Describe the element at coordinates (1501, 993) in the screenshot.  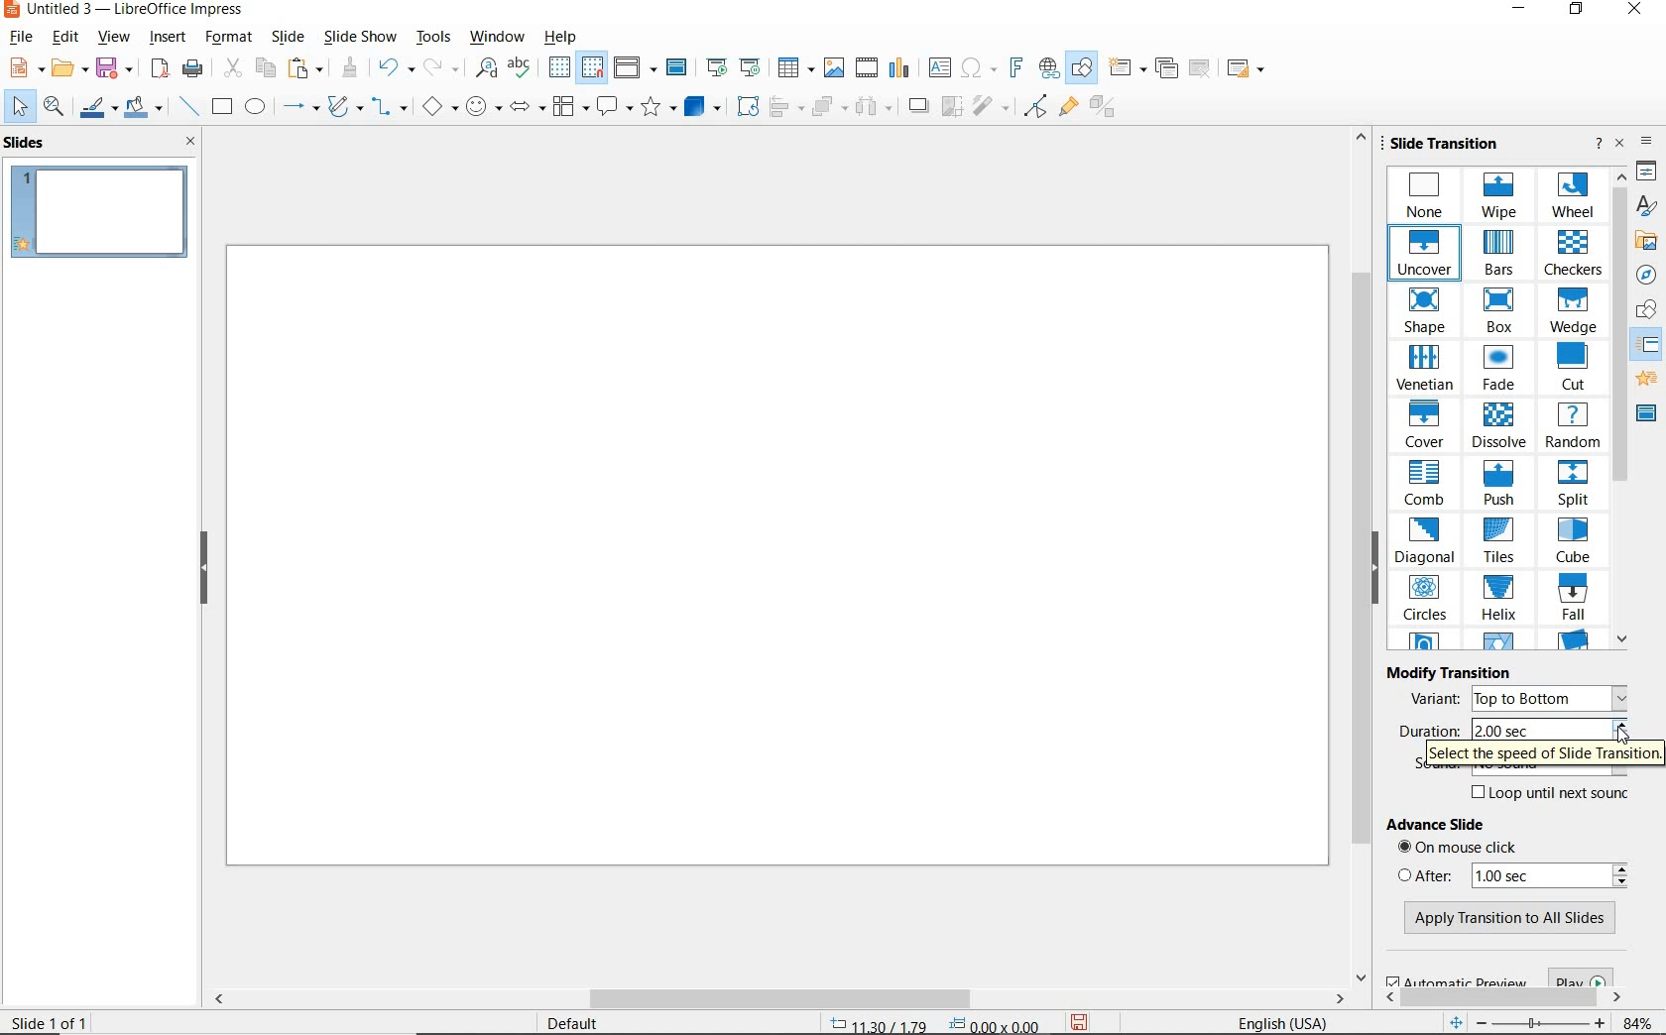
I see `SCROLLBAR` at that location.